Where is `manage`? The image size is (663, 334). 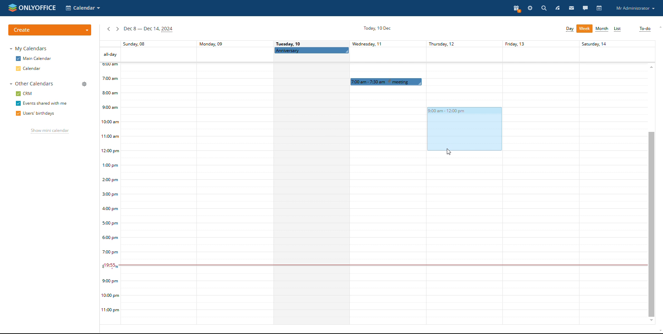
manage is located at coordinates (85, 84).